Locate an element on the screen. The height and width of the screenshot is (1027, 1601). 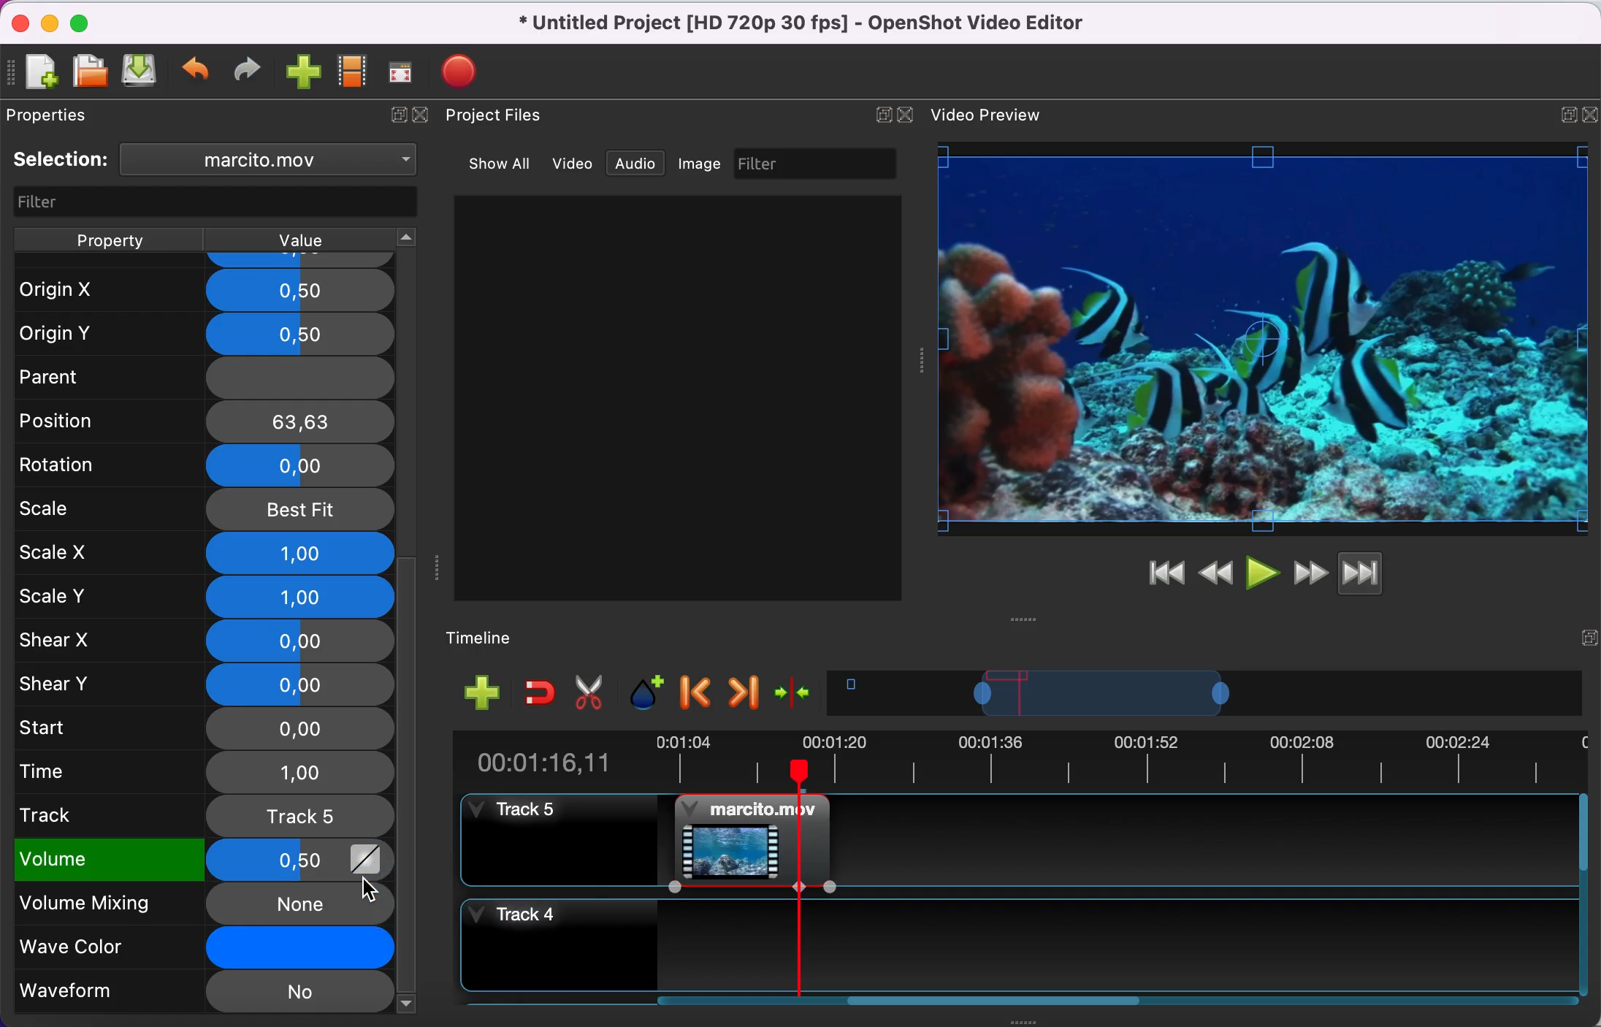
show all is located at coordinates (493, 161).